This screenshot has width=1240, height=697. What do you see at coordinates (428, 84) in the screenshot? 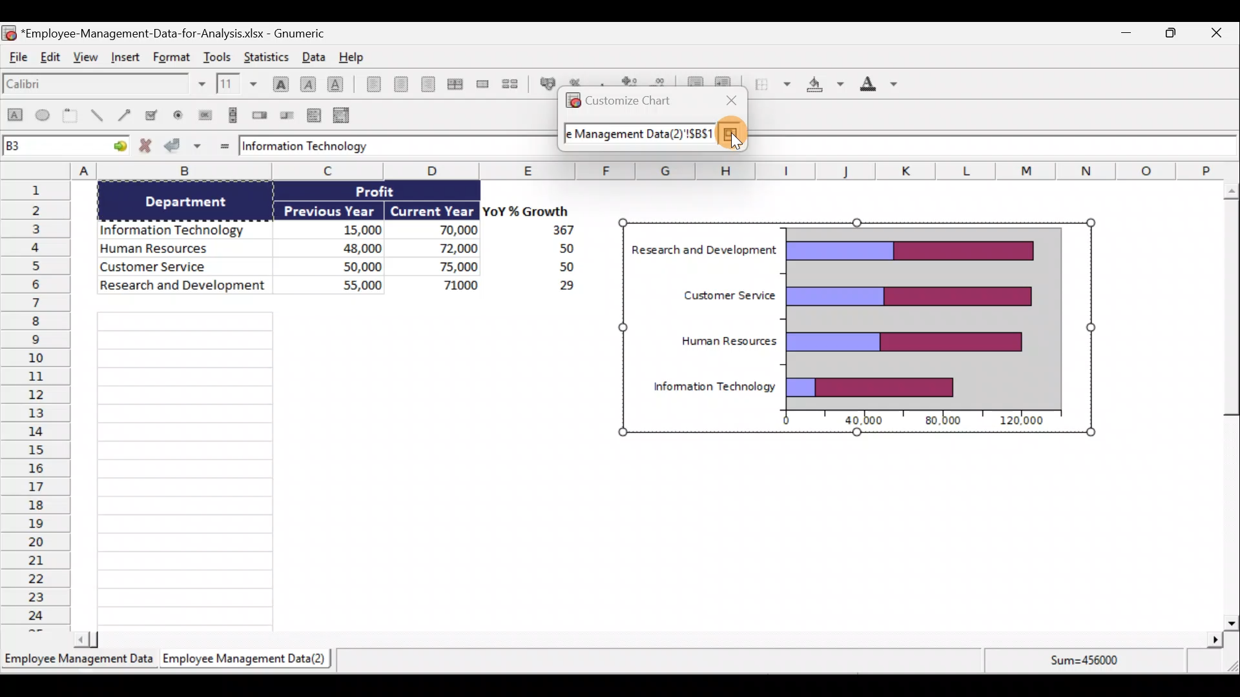
I see `Align right` at bounding box center [428, 84].